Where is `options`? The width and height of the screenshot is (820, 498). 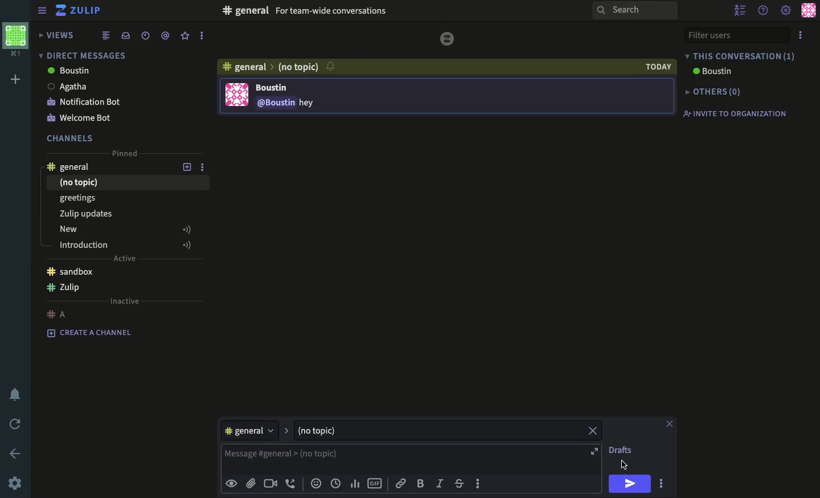 options is located at coordinates (479, 483).